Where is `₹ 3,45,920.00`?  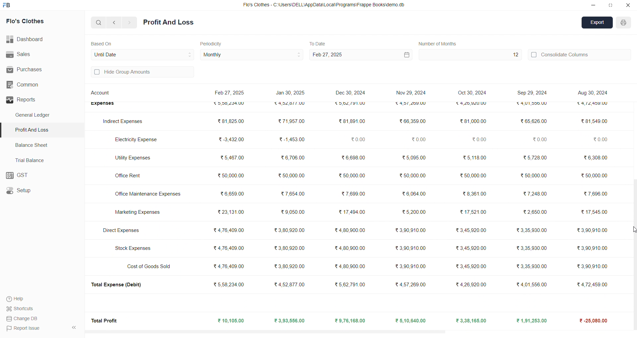 ₹ 3,45,920.00 is located at coordinates (470, 248).